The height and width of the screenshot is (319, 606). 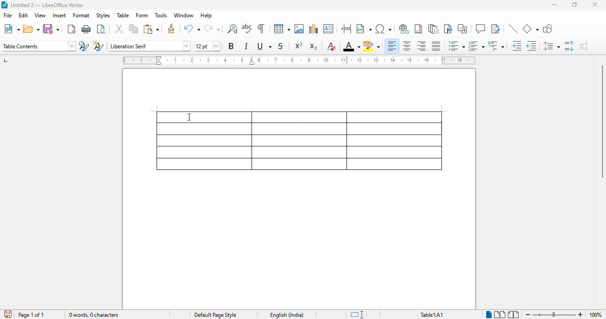 What do you see at coordinates (102, 29) in the screenshot?
I see `toggle print preview` at bounding box center [102, 29].